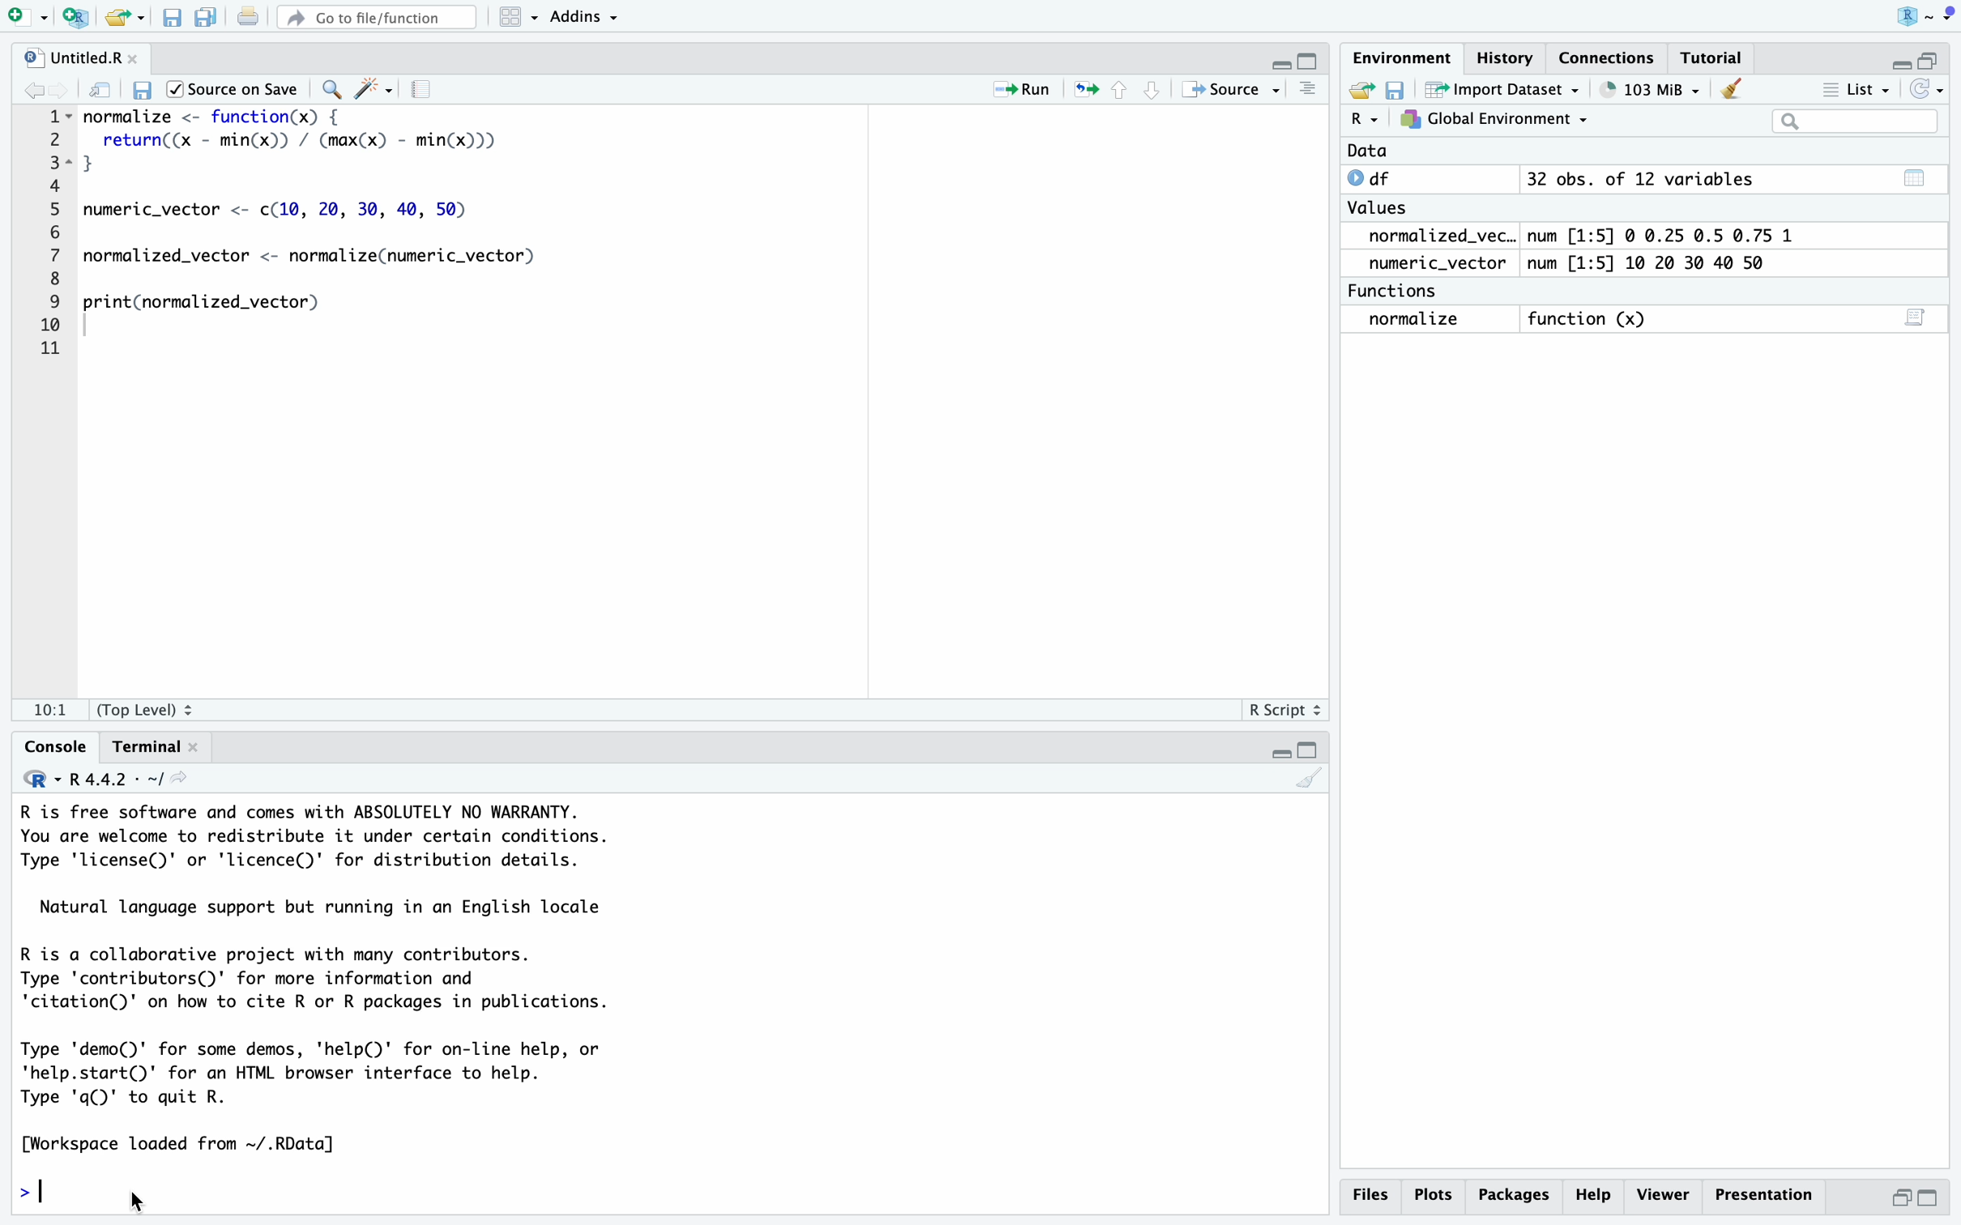 Image resolution: width=1961 pixels, height=1225 pixels. Describe the element at coordinates (1713, 56) in the screenshot. I see `Tutorial` at that location.